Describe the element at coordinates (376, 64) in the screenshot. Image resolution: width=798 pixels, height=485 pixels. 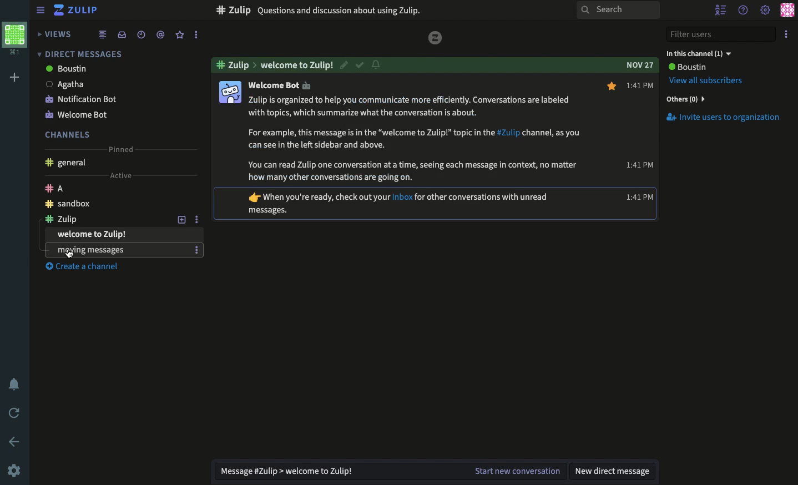
I see `Notification` at that location.